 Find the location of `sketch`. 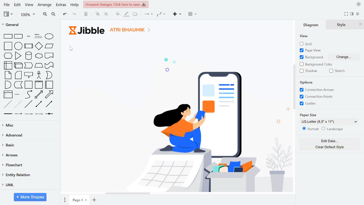

sketch is located at coordinates (337, 71).